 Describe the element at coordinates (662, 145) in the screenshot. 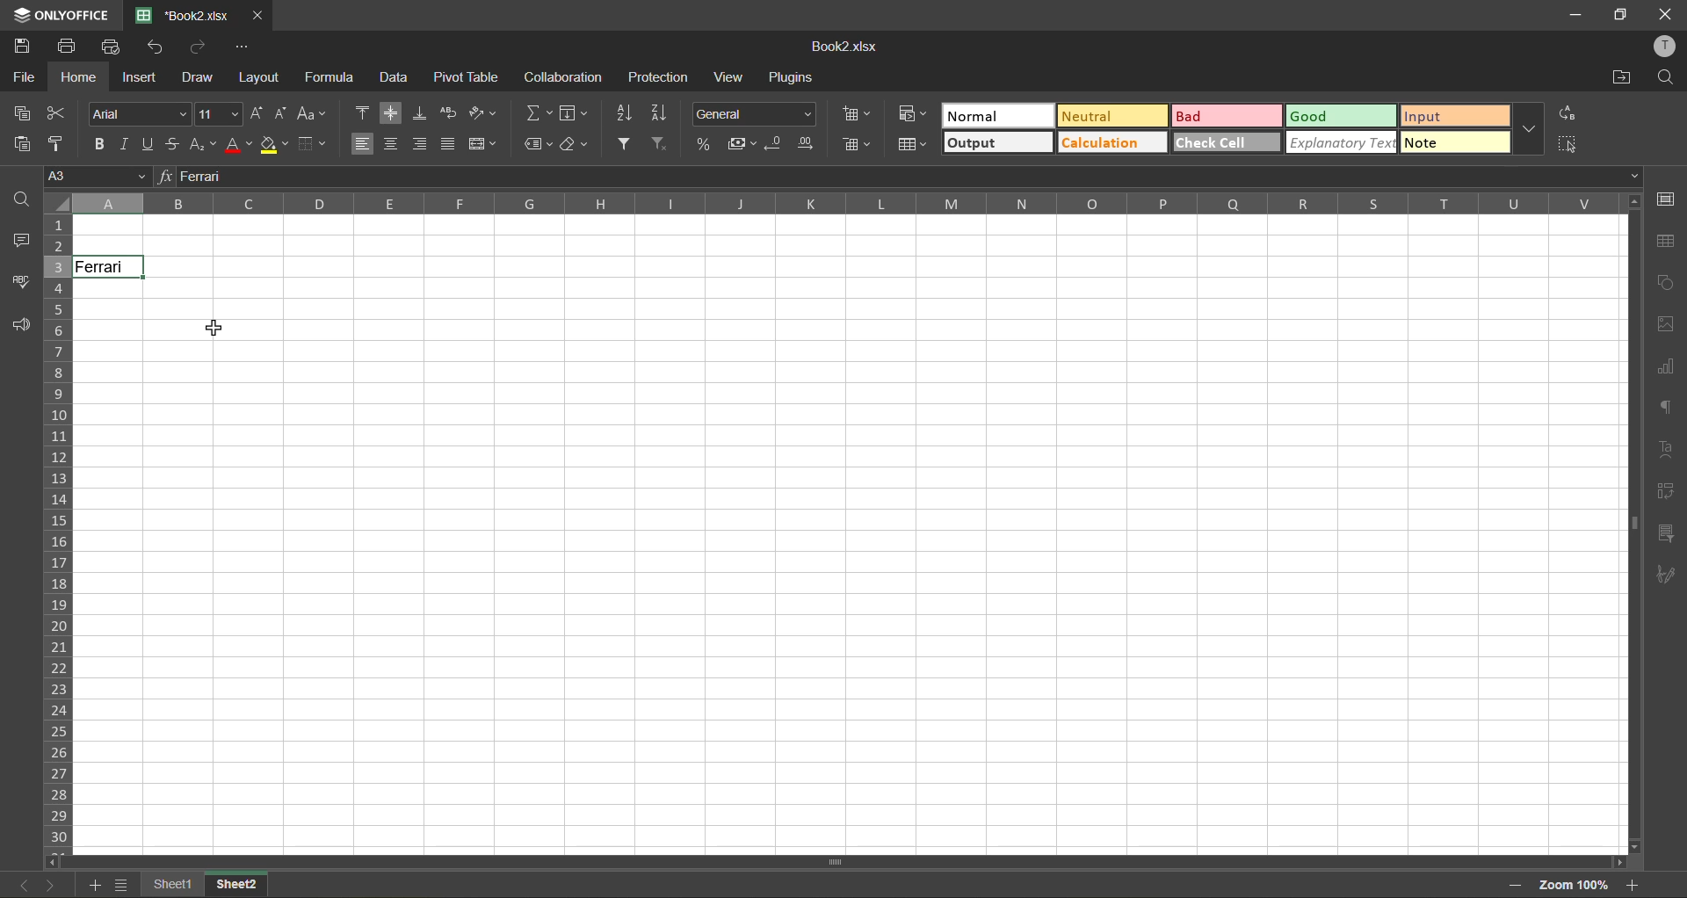

I see `clear filter` at that location.